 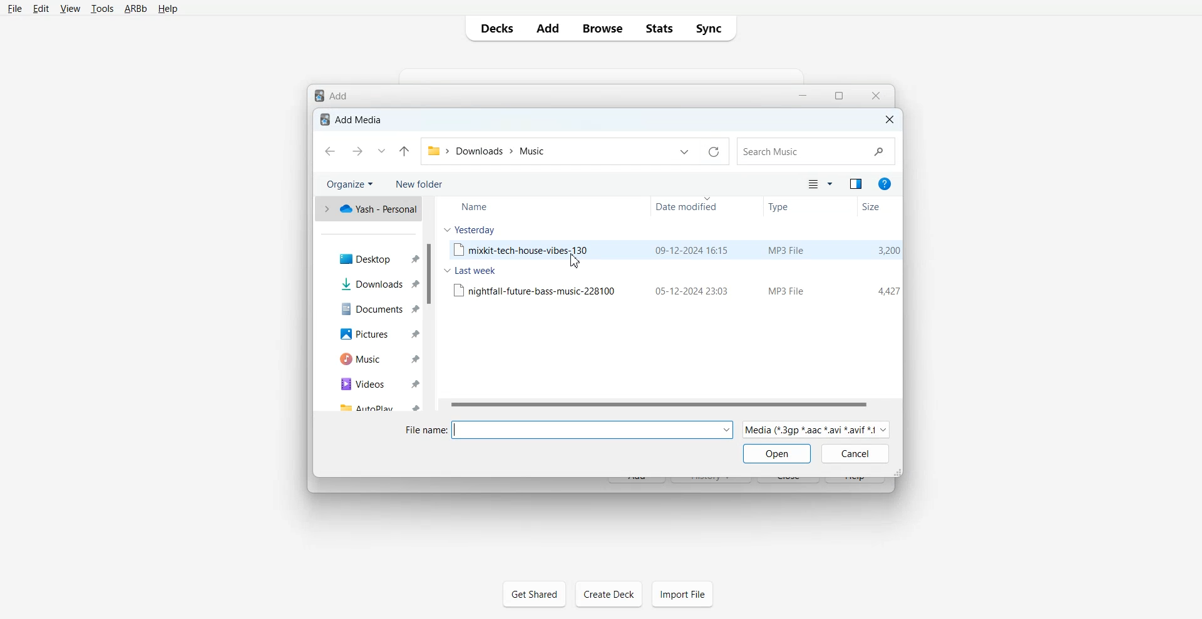 What do you see at coordinates (495, 28) in the screenshot?
I see `Decks` at bounding box center [495, 28].